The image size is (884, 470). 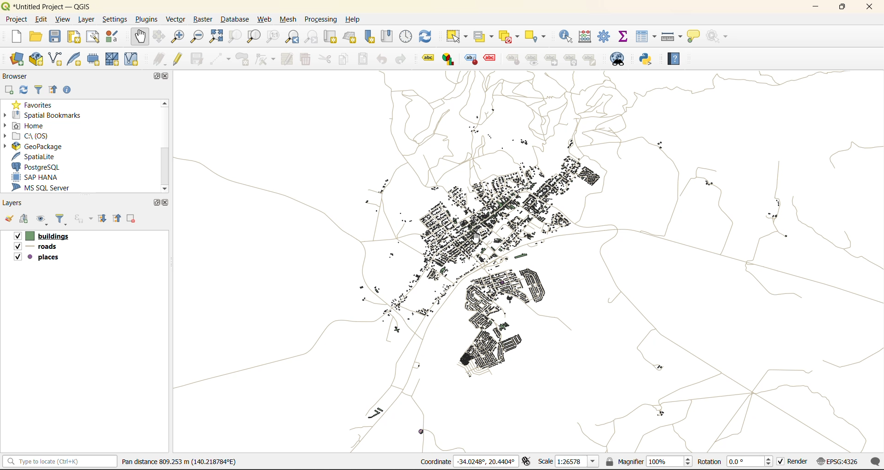 What do you see at coordinates (145, 18) in the screenshot?
I see `plugins` at bounding box center [145, 18].